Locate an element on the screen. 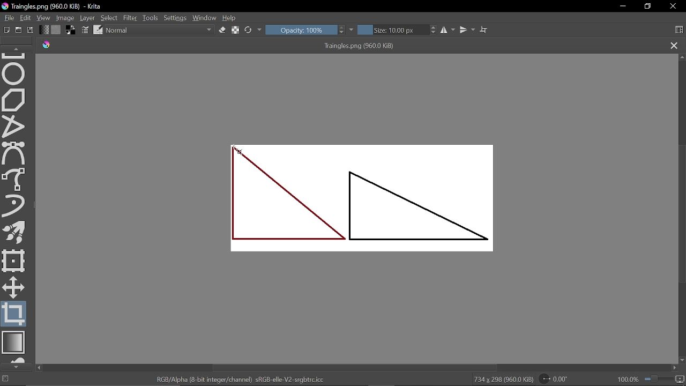 This screenshot has height=386, width=686. Cursor is located at coordinates (242, 153).